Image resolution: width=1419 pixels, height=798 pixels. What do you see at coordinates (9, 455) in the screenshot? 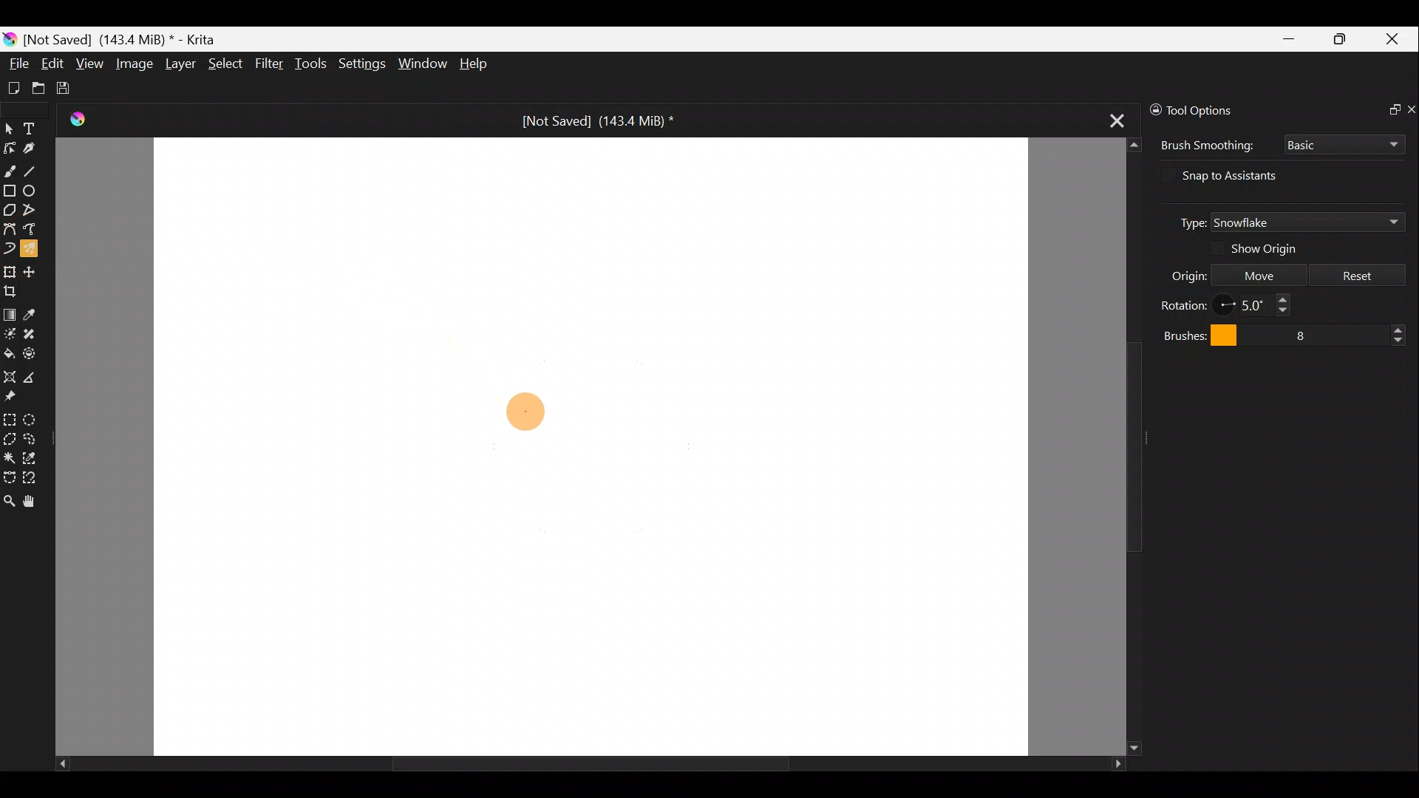
I see `Contiguous selection tool` at bounding box center [9, 455].